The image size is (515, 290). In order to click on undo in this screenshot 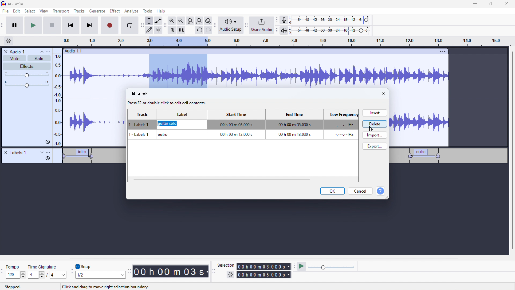, I will do `click(208, 30)`.